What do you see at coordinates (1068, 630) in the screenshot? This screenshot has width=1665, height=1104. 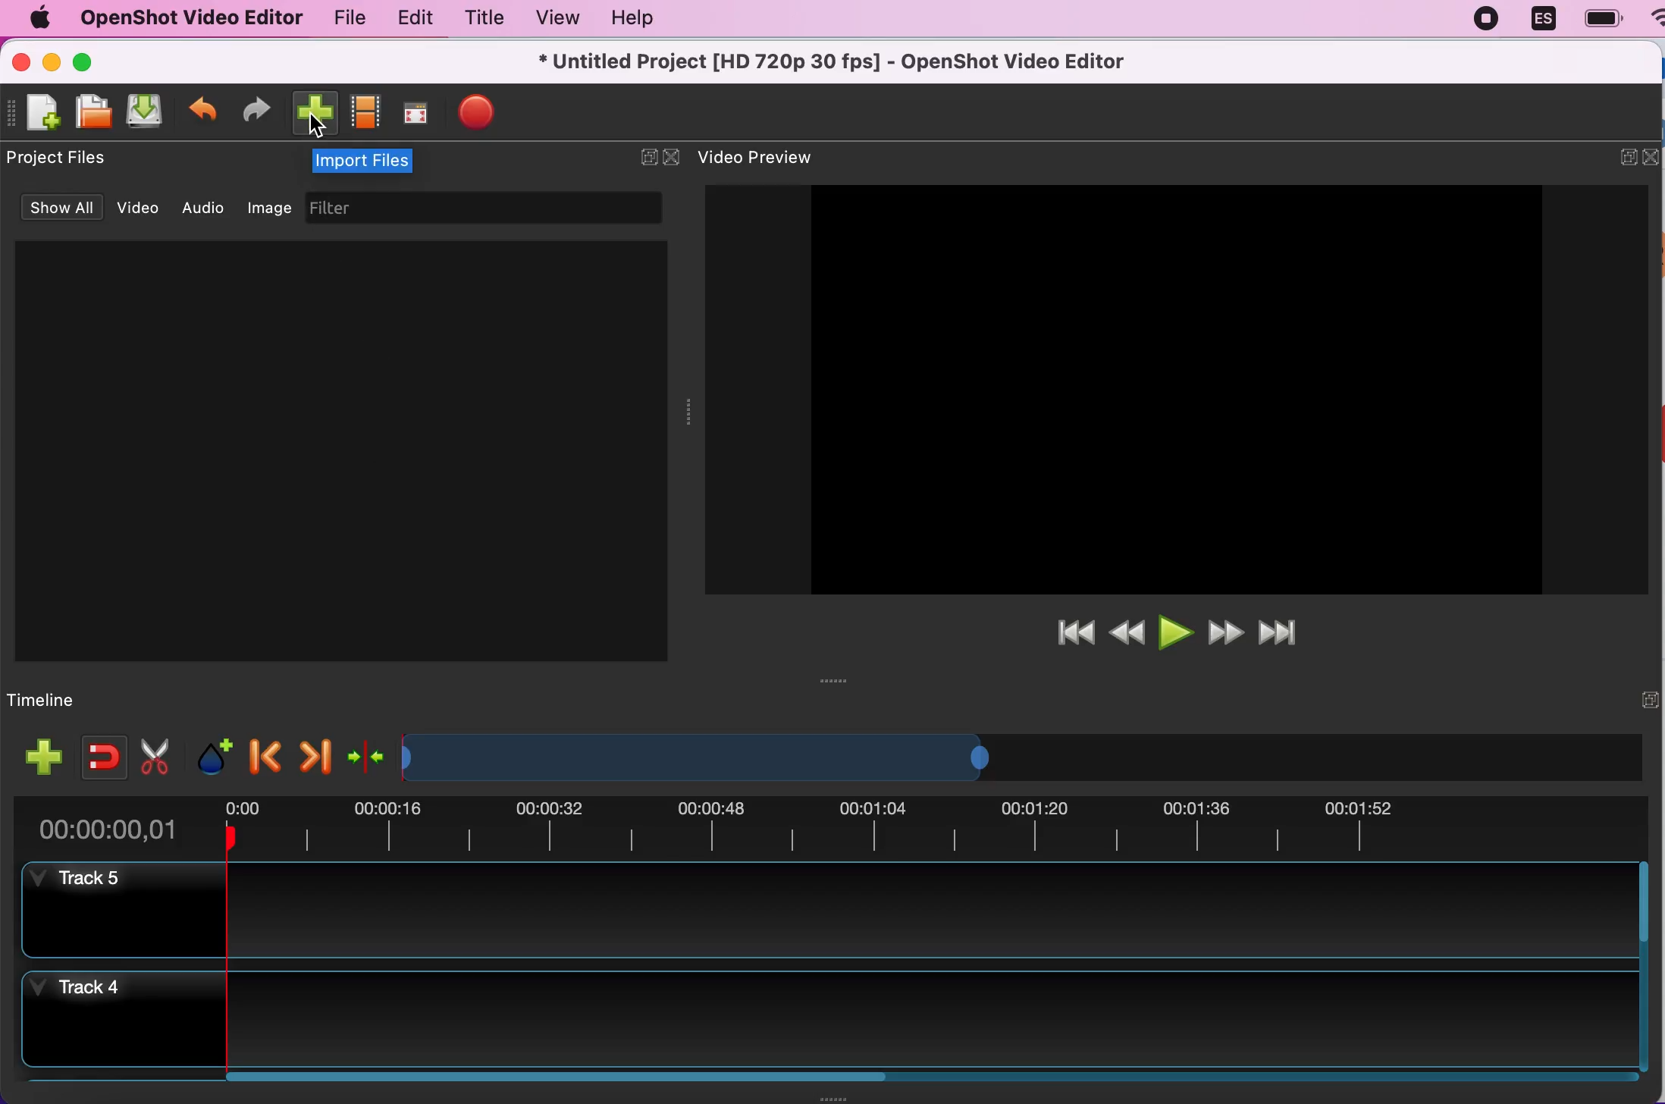 I see `jump to start` at bounding box center [1068, 630].